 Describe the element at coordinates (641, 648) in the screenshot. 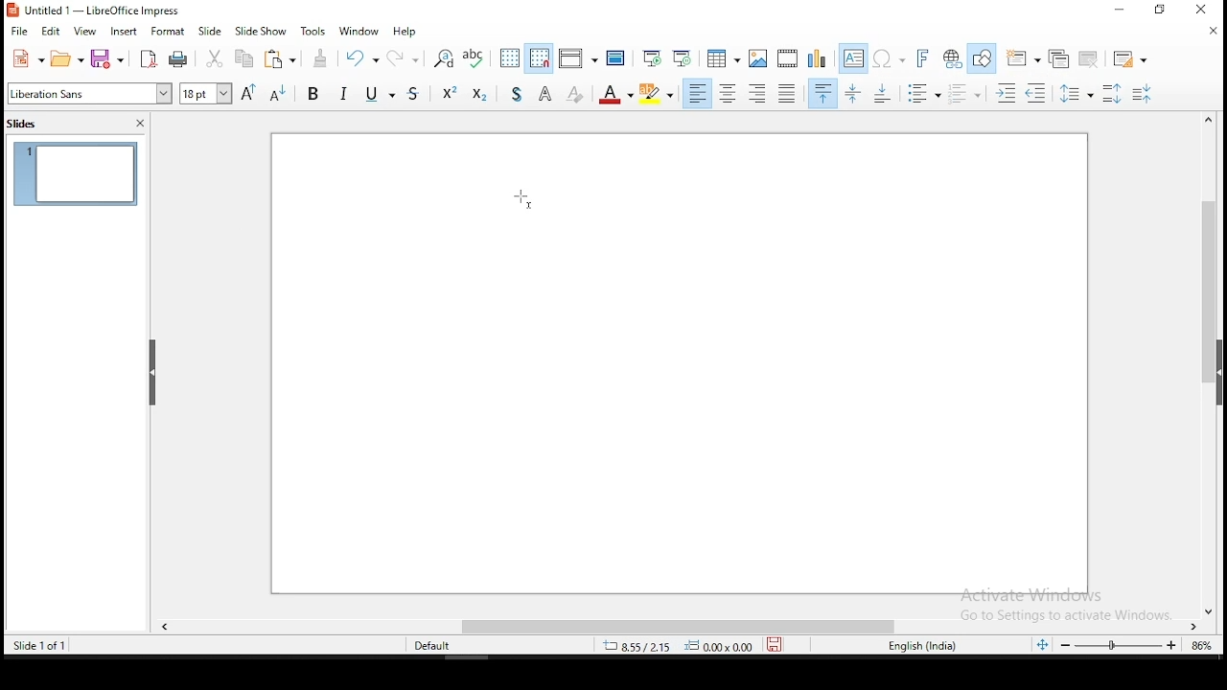

I see `20.49/-0.77` at that location.